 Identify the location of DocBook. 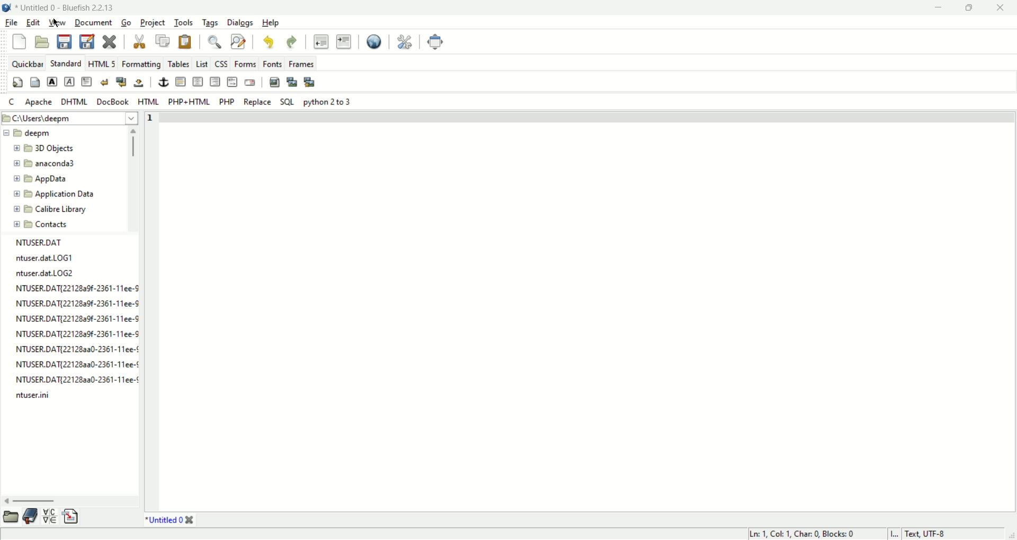
(113, 103).